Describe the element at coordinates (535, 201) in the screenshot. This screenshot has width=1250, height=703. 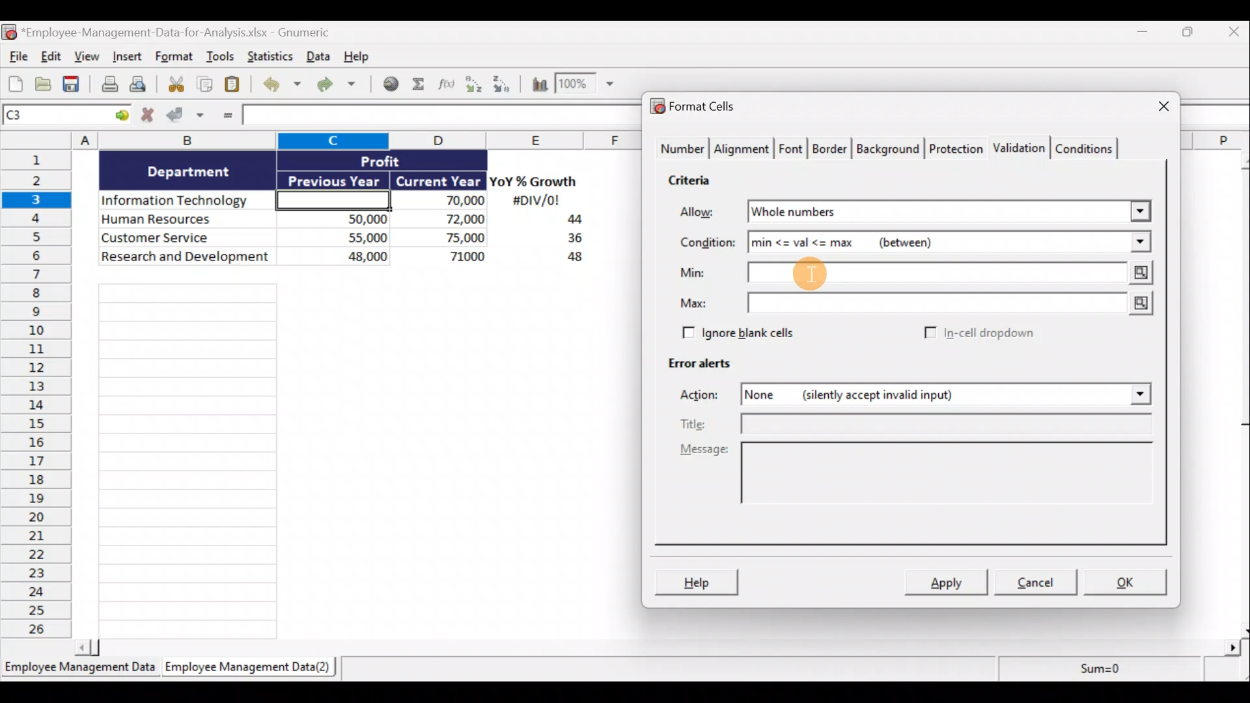
I see `#DIV/0!` at that location.